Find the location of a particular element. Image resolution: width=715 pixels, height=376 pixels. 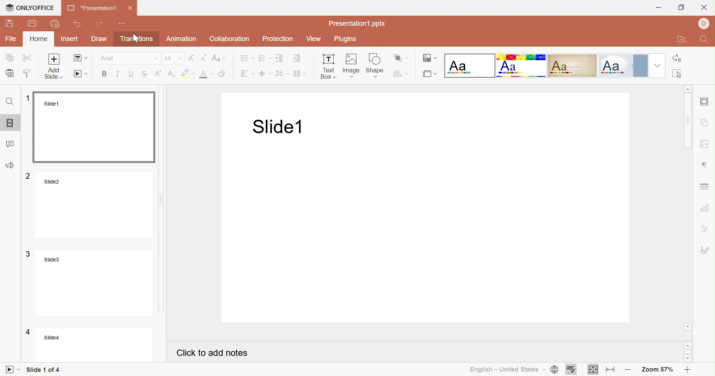

Cut is located at coordinates (27, 57).